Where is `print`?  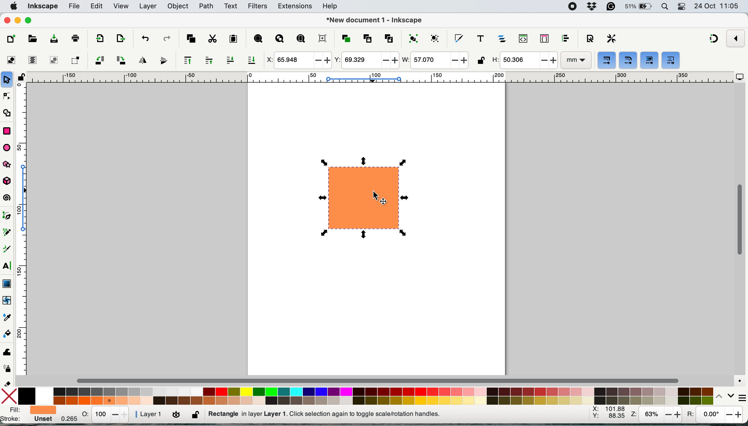
print is located at coordinates (75, 38).